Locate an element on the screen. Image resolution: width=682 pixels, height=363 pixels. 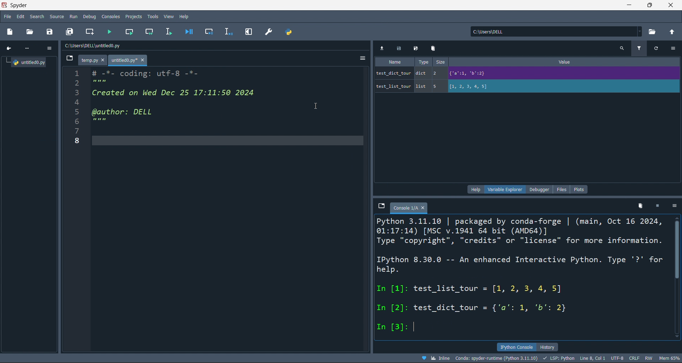
refresh is located at coordinates (657, 49).